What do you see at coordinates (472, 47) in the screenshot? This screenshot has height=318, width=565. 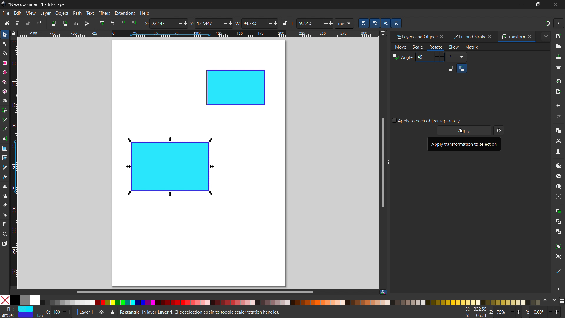 I see `matrix` at bounding box center [472, 47].